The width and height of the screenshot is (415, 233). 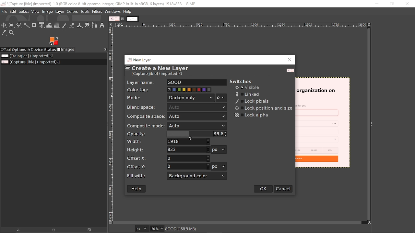 I want to click on Layer, so click(x=60, y=11).